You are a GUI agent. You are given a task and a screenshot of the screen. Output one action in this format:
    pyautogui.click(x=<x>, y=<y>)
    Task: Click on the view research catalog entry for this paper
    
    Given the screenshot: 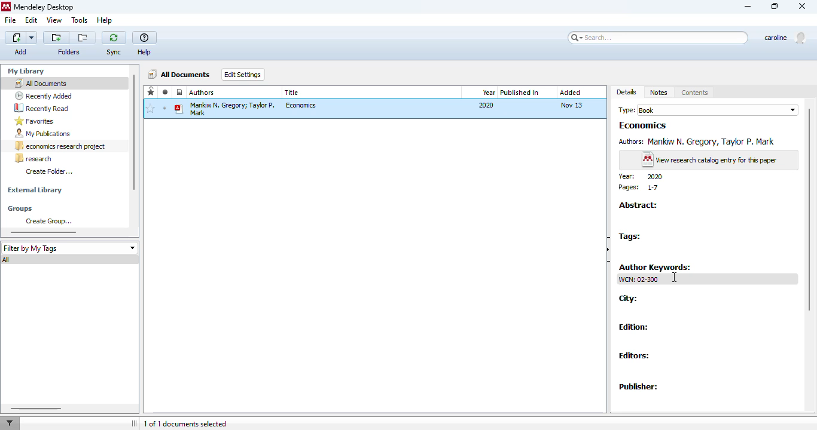 What is the action you would take?
    pyautogui.click(x=709, y=159)
    